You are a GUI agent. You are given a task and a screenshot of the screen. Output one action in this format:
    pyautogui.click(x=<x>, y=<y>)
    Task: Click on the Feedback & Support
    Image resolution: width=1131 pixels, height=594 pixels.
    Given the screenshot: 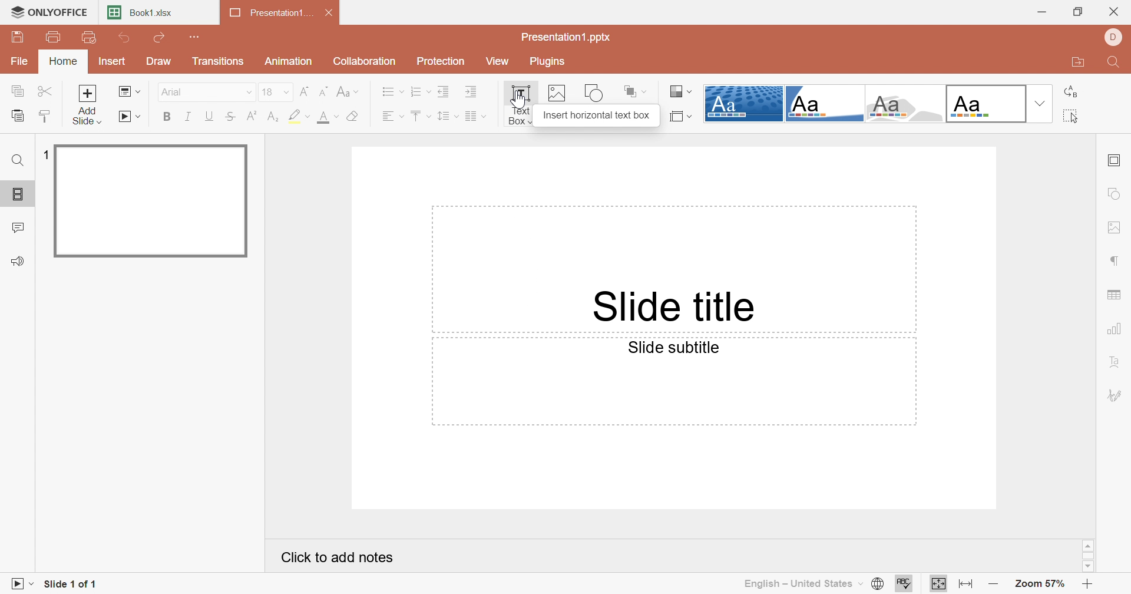 What is the action you would take?
    pyautogui.click(x=20, y=260)
    